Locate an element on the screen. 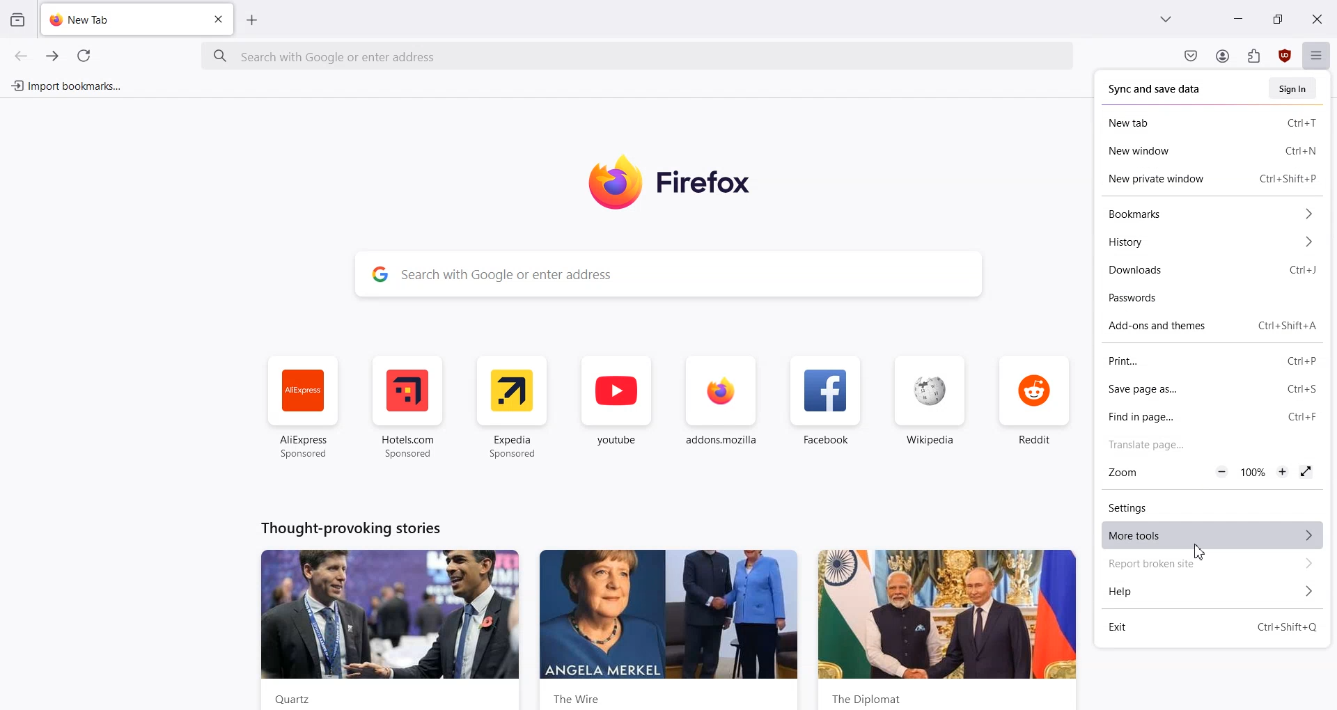 Image resolution: width=1337 pixels, height=710 pixels. addon.mozilla is located at coordinates (721, 408).